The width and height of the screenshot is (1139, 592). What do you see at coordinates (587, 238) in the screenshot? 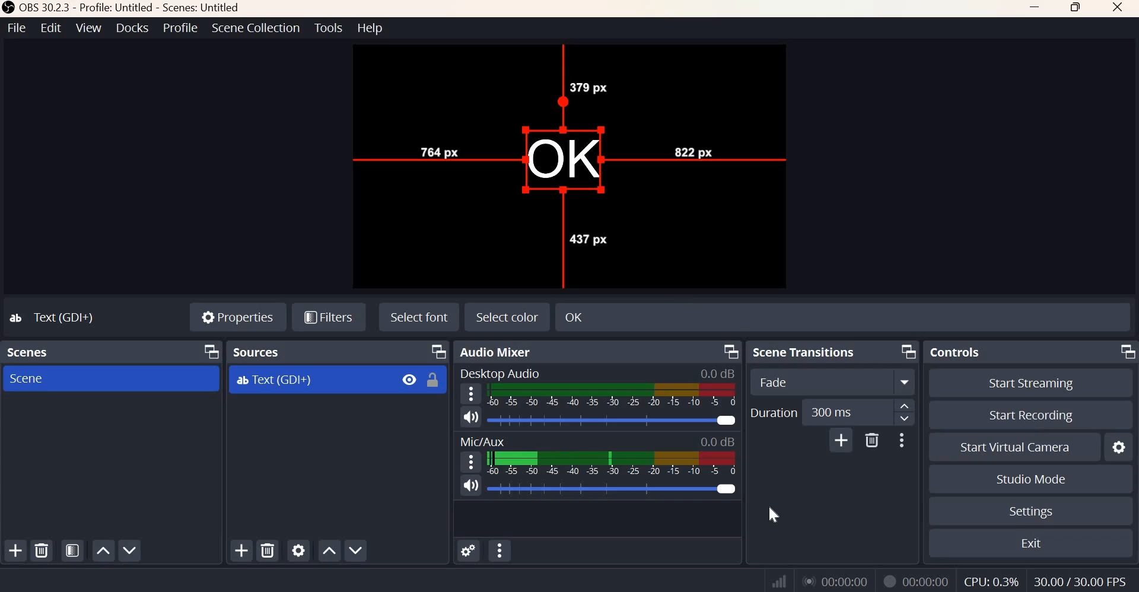
I see `440 px` at bounding box center [587, 238].